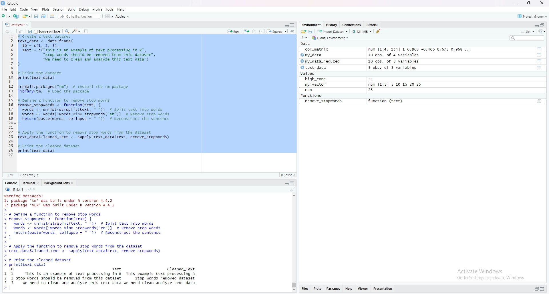  Describe the element at coordinates (286, 26) in the screenshot. I see `expand` at that location.